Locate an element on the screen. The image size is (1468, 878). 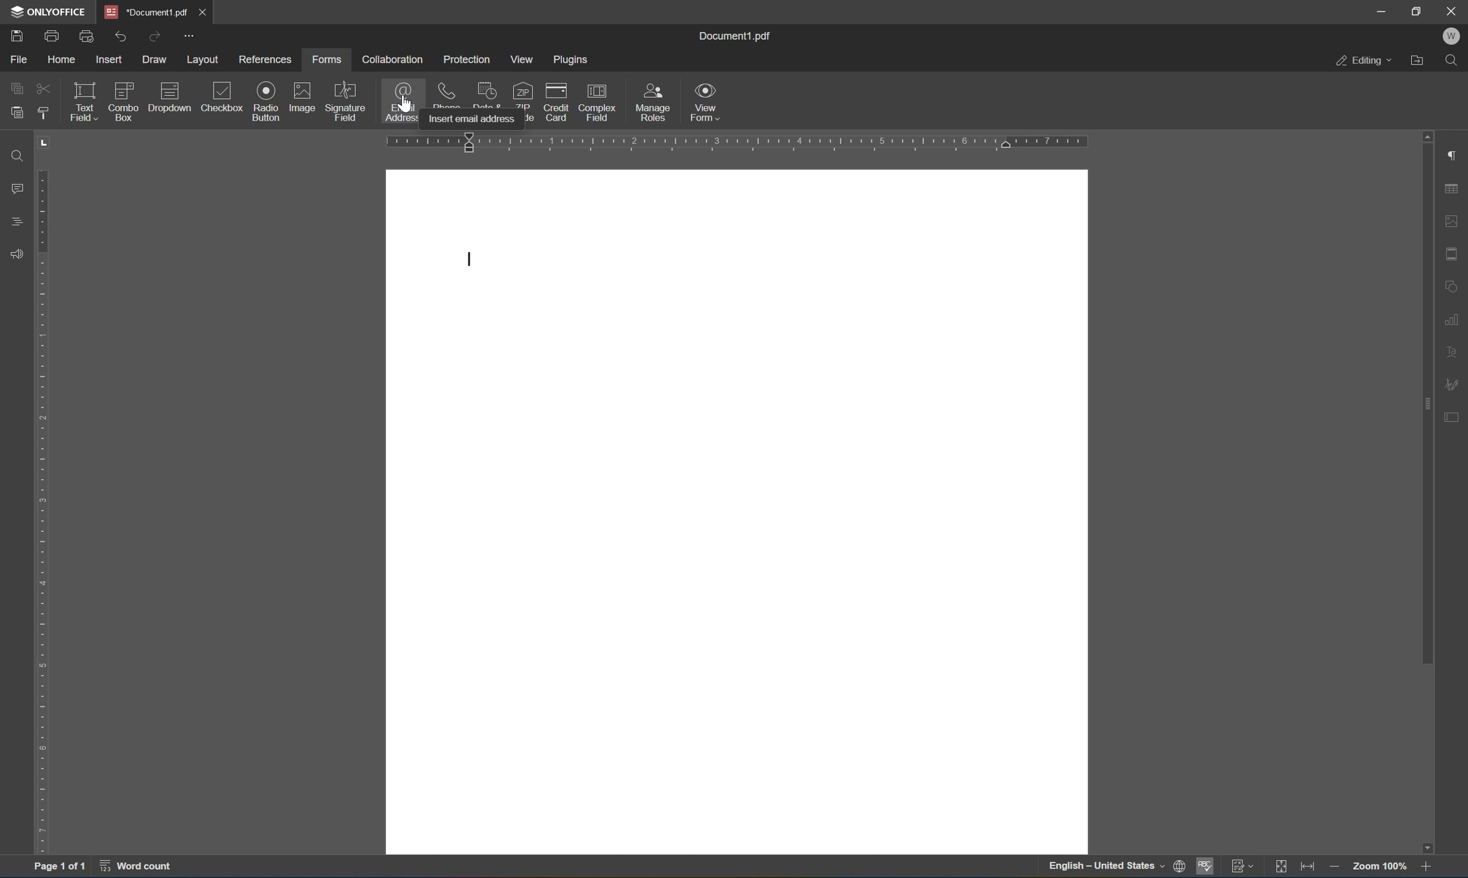
radio button is located at coordinates (267, 101).